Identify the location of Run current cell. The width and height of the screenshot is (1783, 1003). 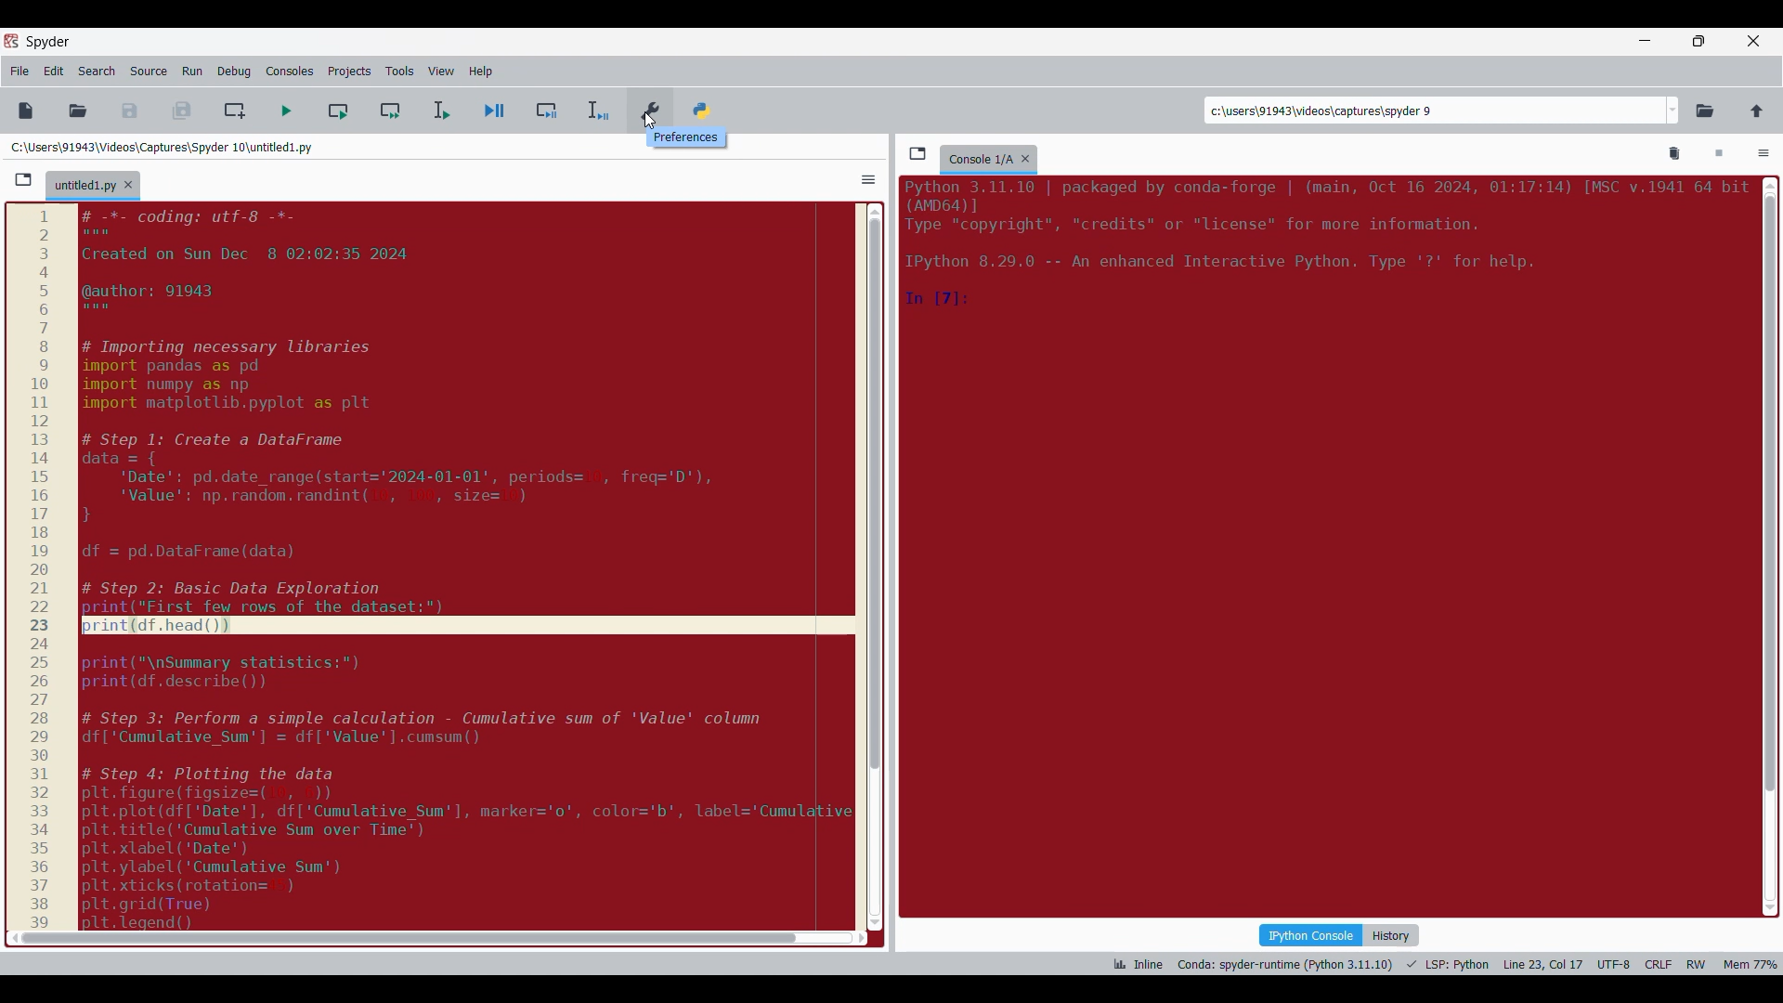
(338, 111).